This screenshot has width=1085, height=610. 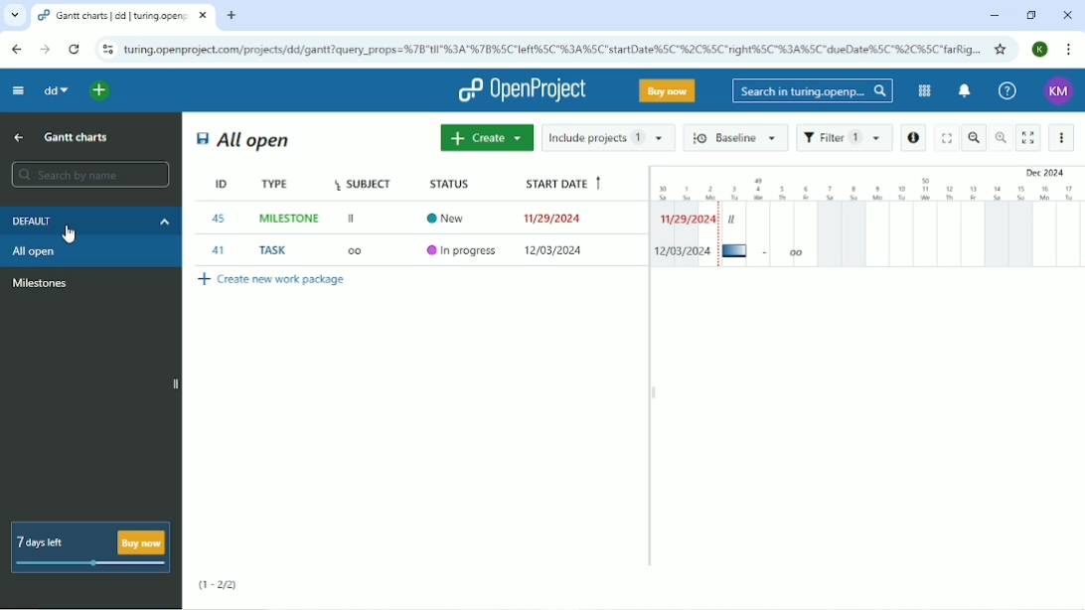 I want to click on More options, so click(x=1060, y=138).